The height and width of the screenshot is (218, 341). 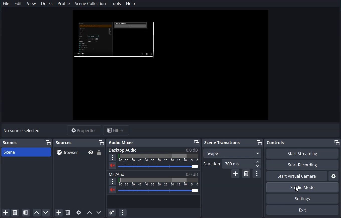 What do you see at coordinates (68, 212) in the screenshot?
I see `Remove selected Source` at bounding box center [68, 212].